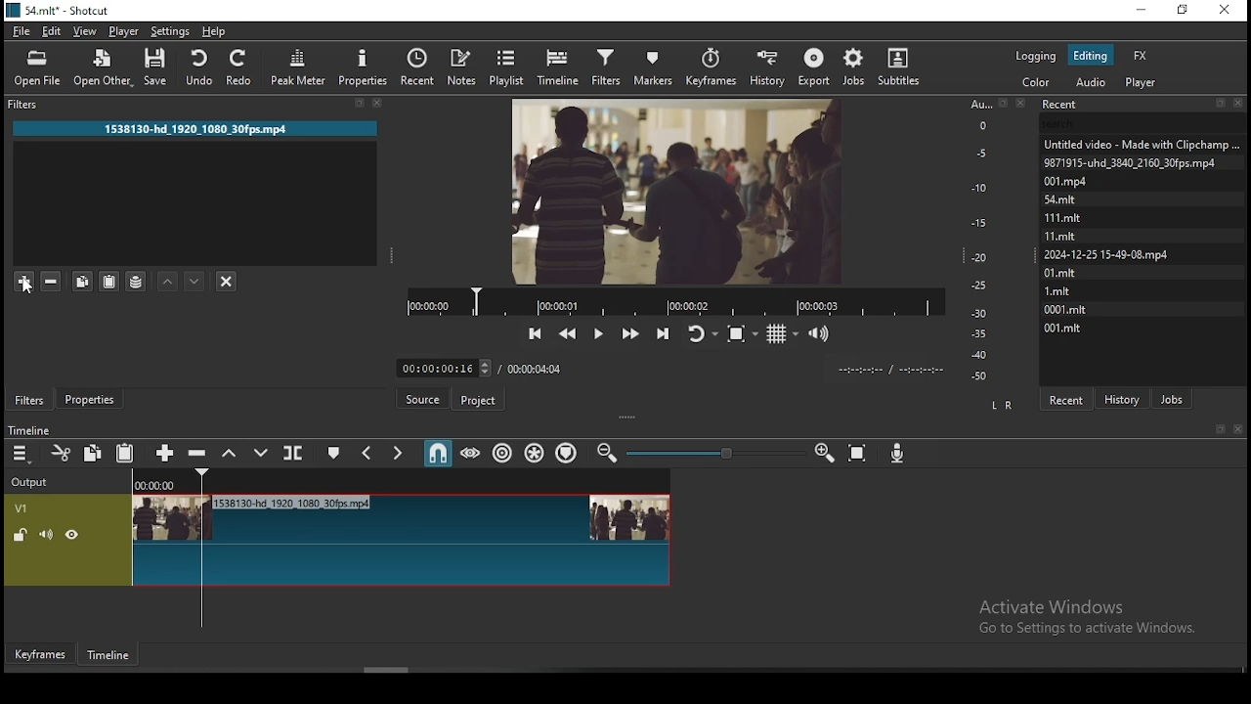 Image resolution: width=1251 pixels, height=704 pixels. I want to click on zoom timeline to fit, so click(859, 454).